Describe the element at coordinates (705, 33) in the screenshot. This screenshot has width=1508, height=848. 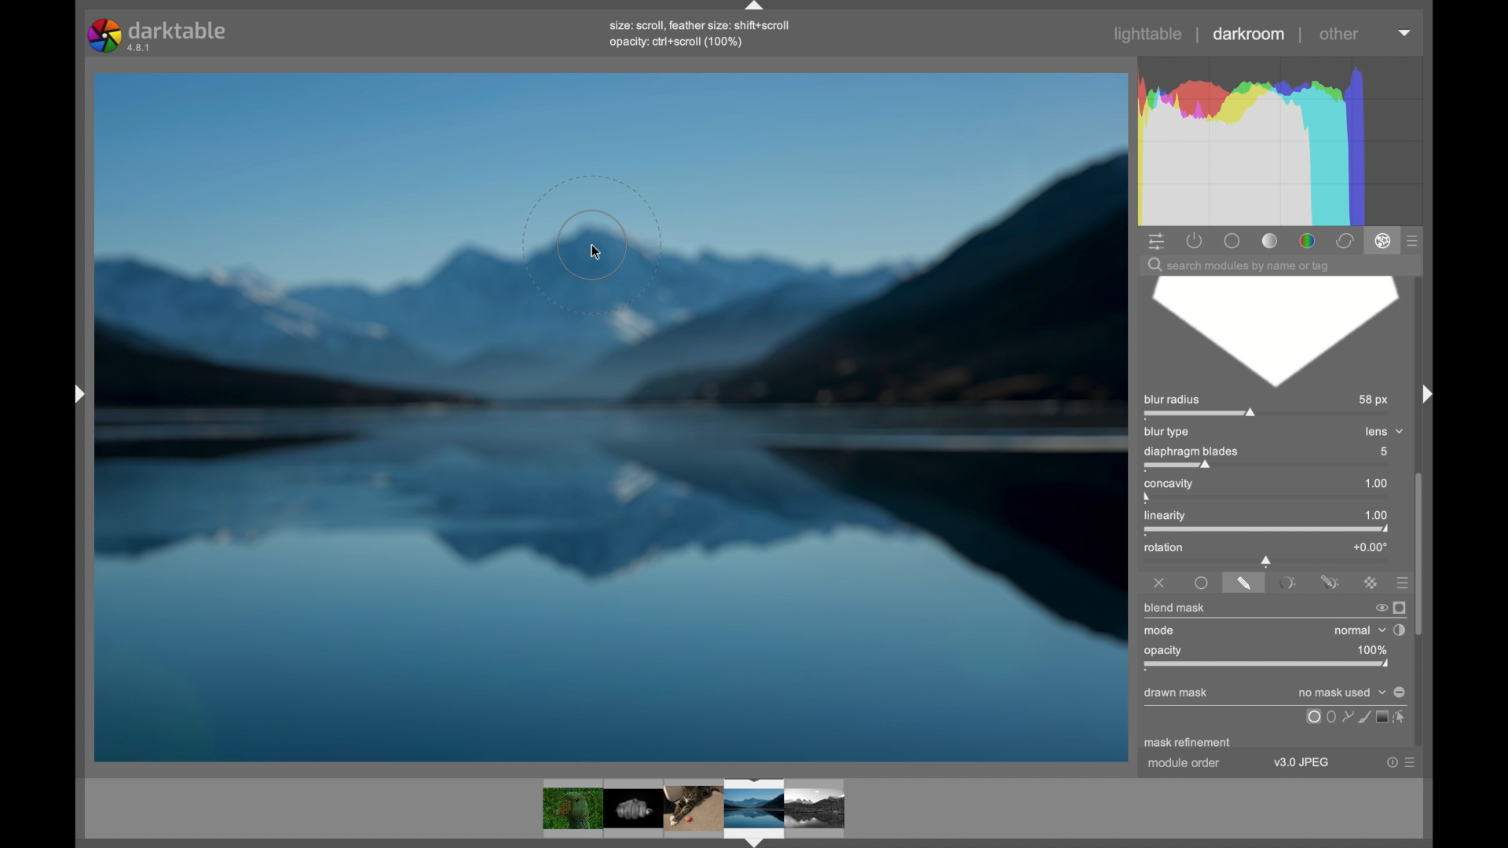
I see `size: scroll, feather size: shift+scrollopacity: ctrl+scroll (100%)` at that location.